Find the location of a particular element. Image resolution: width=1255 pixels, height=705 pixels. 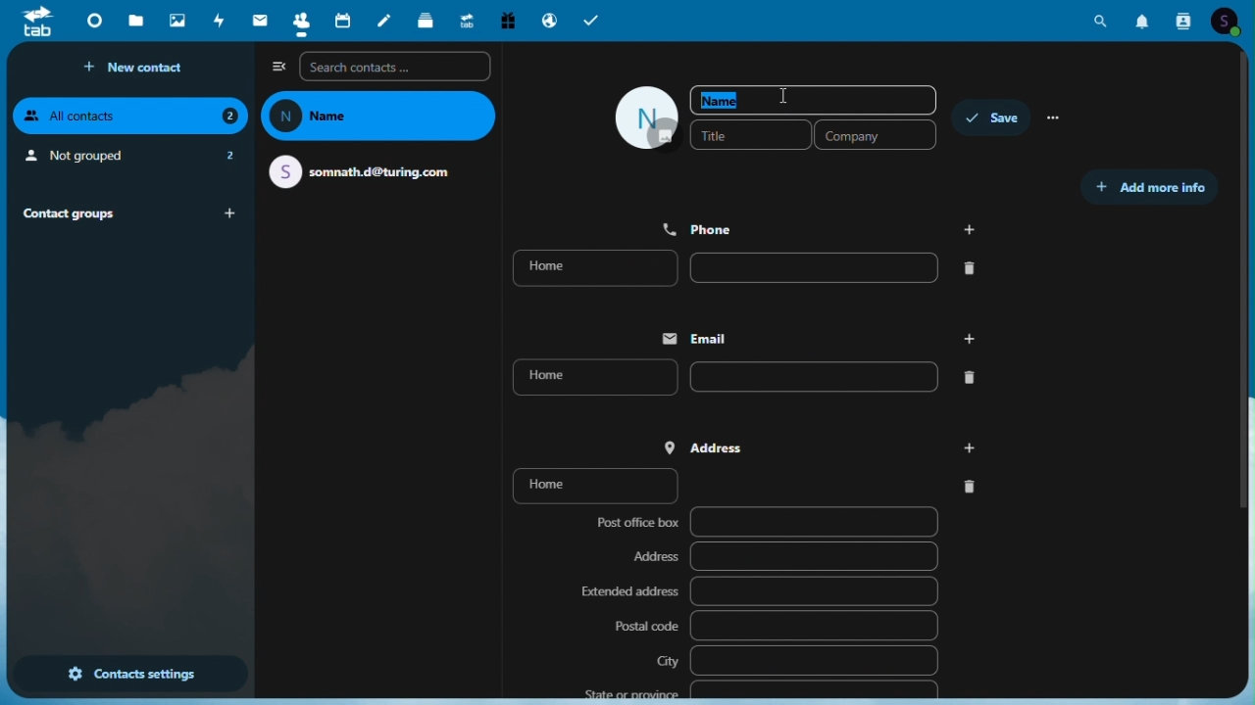

Search is located at coordinates (1104, 21).